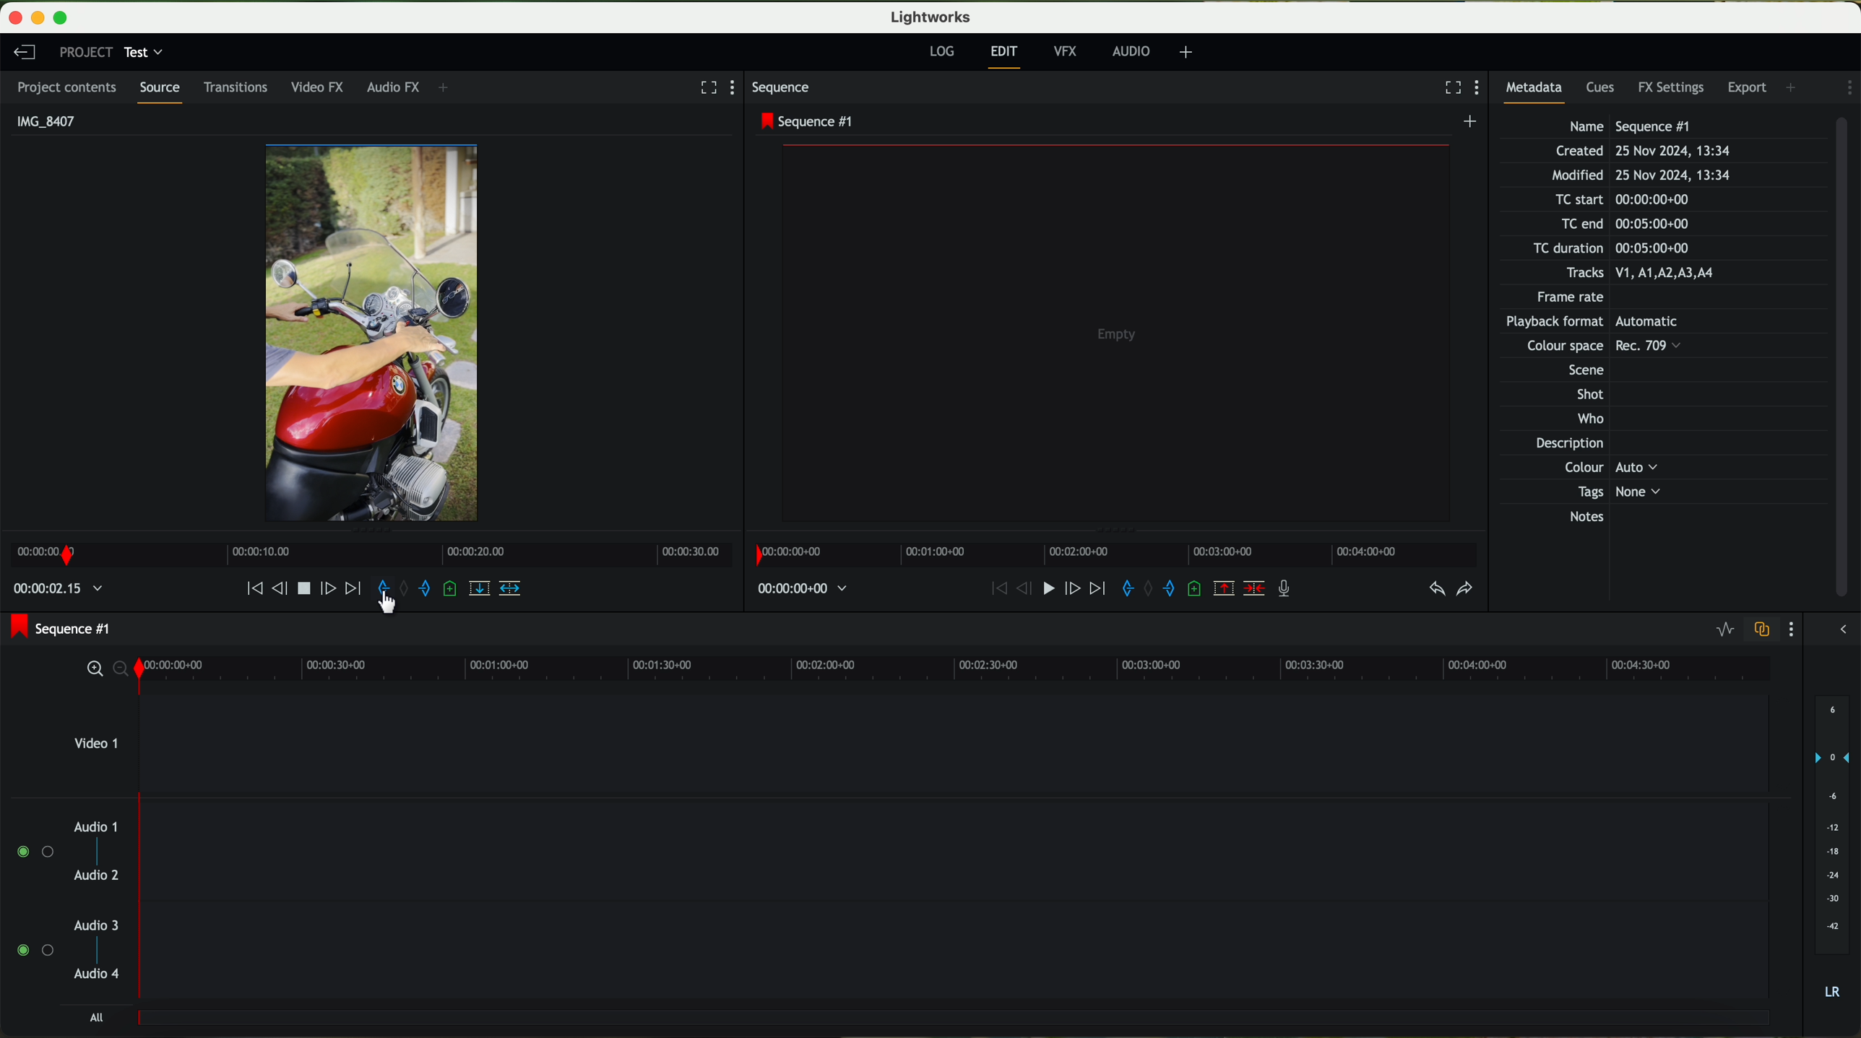  Describe the element at coordinates (1480, 89) in the screenshot. I see `show settings menu` at that location.